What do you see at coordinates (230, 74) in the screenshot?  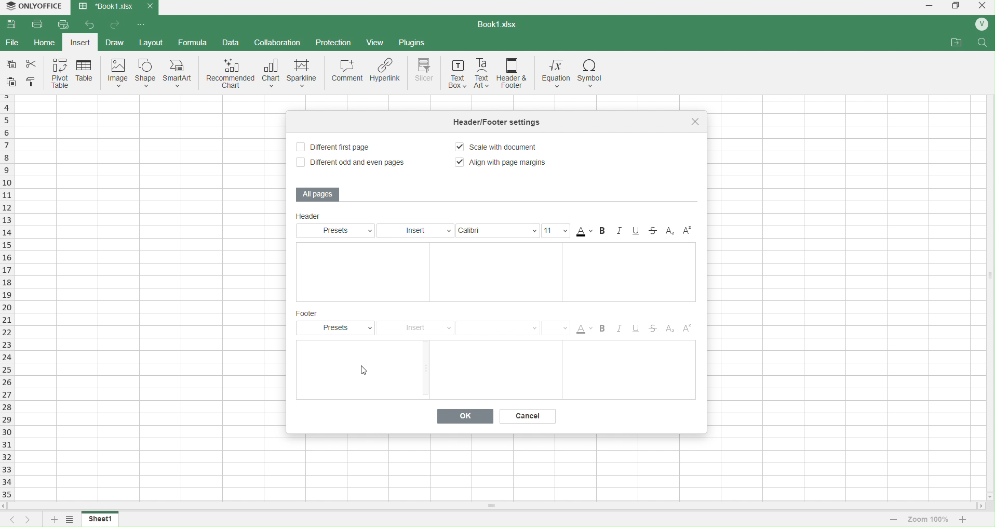 I see `recommended chart` at bounding box center [230, 74].